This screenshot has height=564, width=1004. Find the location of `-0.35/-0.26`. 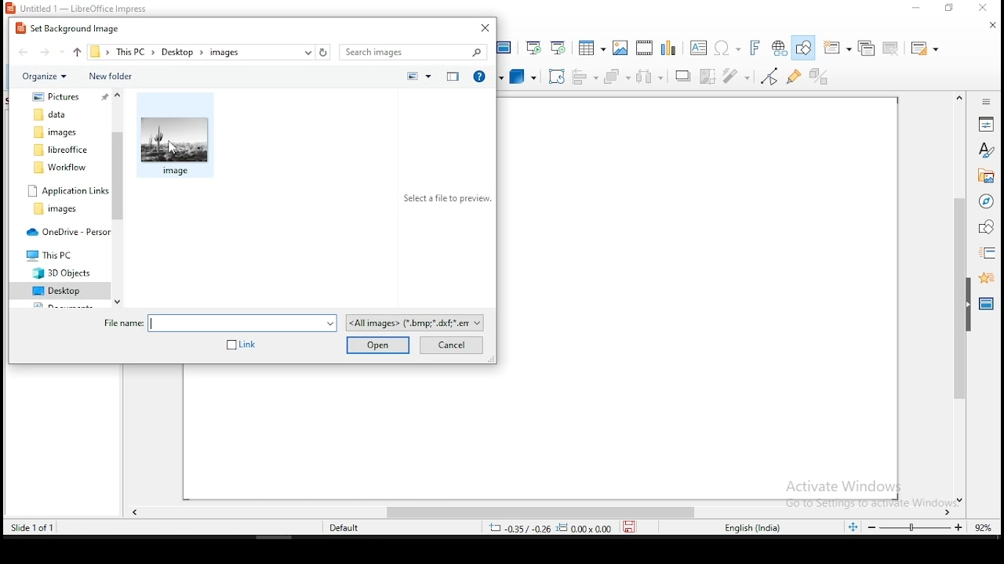

-0.35/-0.26 is located at coordinates (518, 527).